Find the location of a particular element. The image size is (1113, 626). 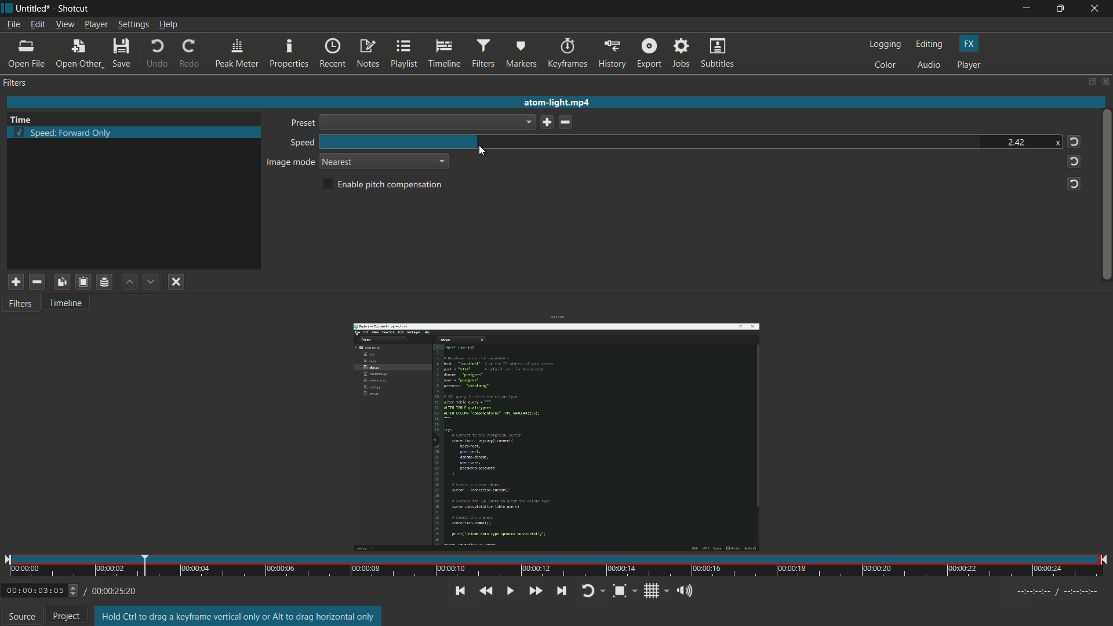

Time is located at coordinates (27, 118).